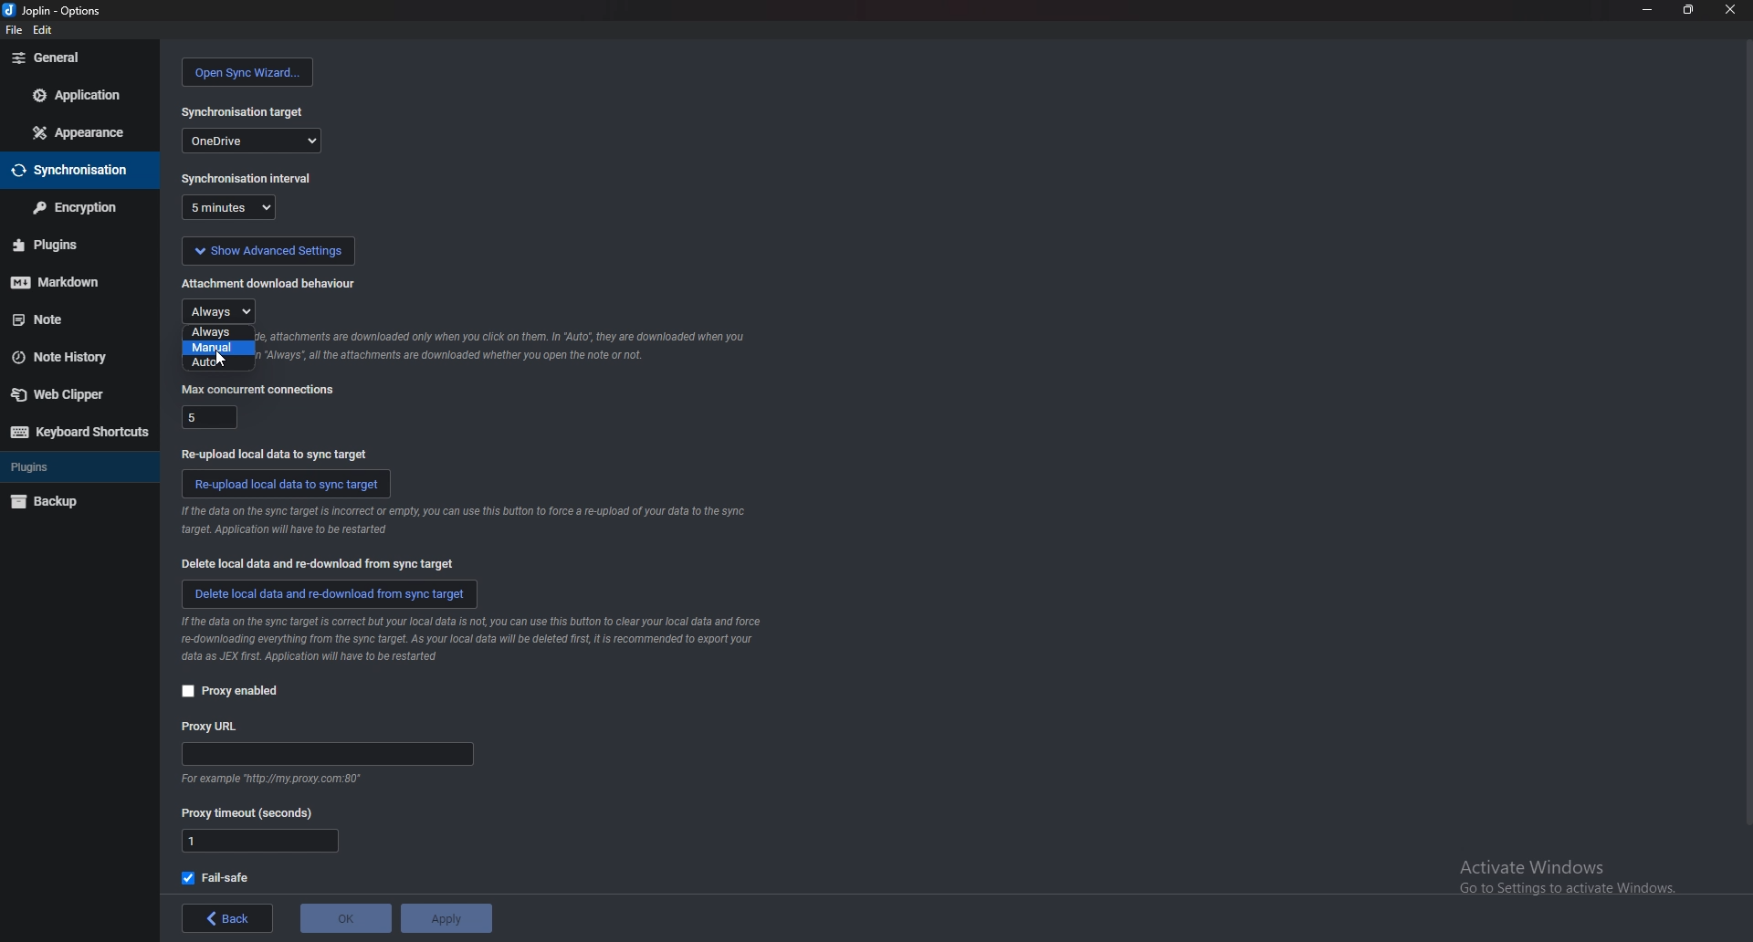 The height and width of the screenshot is (942, 1753). Describe the element at coordinates (68, 395) in the screenshot. I see `web clipper` at that location.